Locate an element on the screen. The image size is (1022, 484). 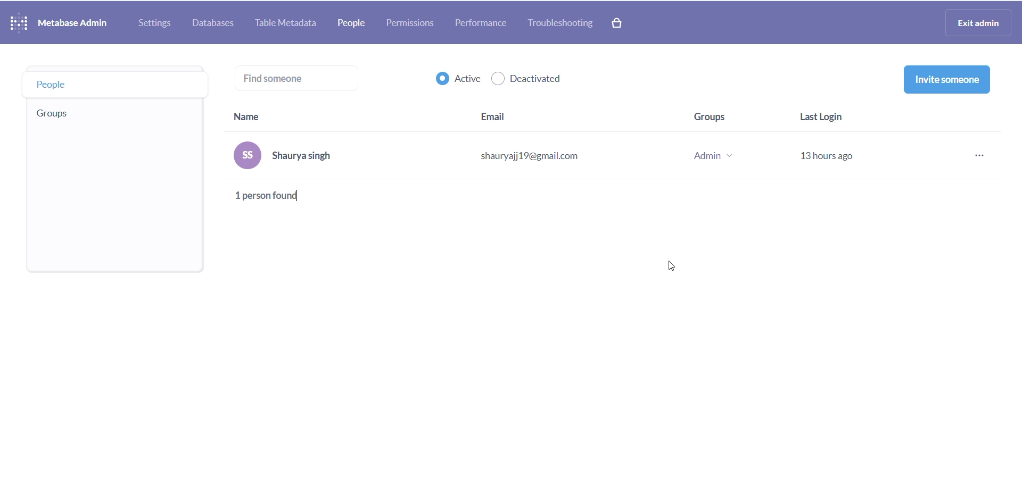
group is located at coordinates (724, 118).